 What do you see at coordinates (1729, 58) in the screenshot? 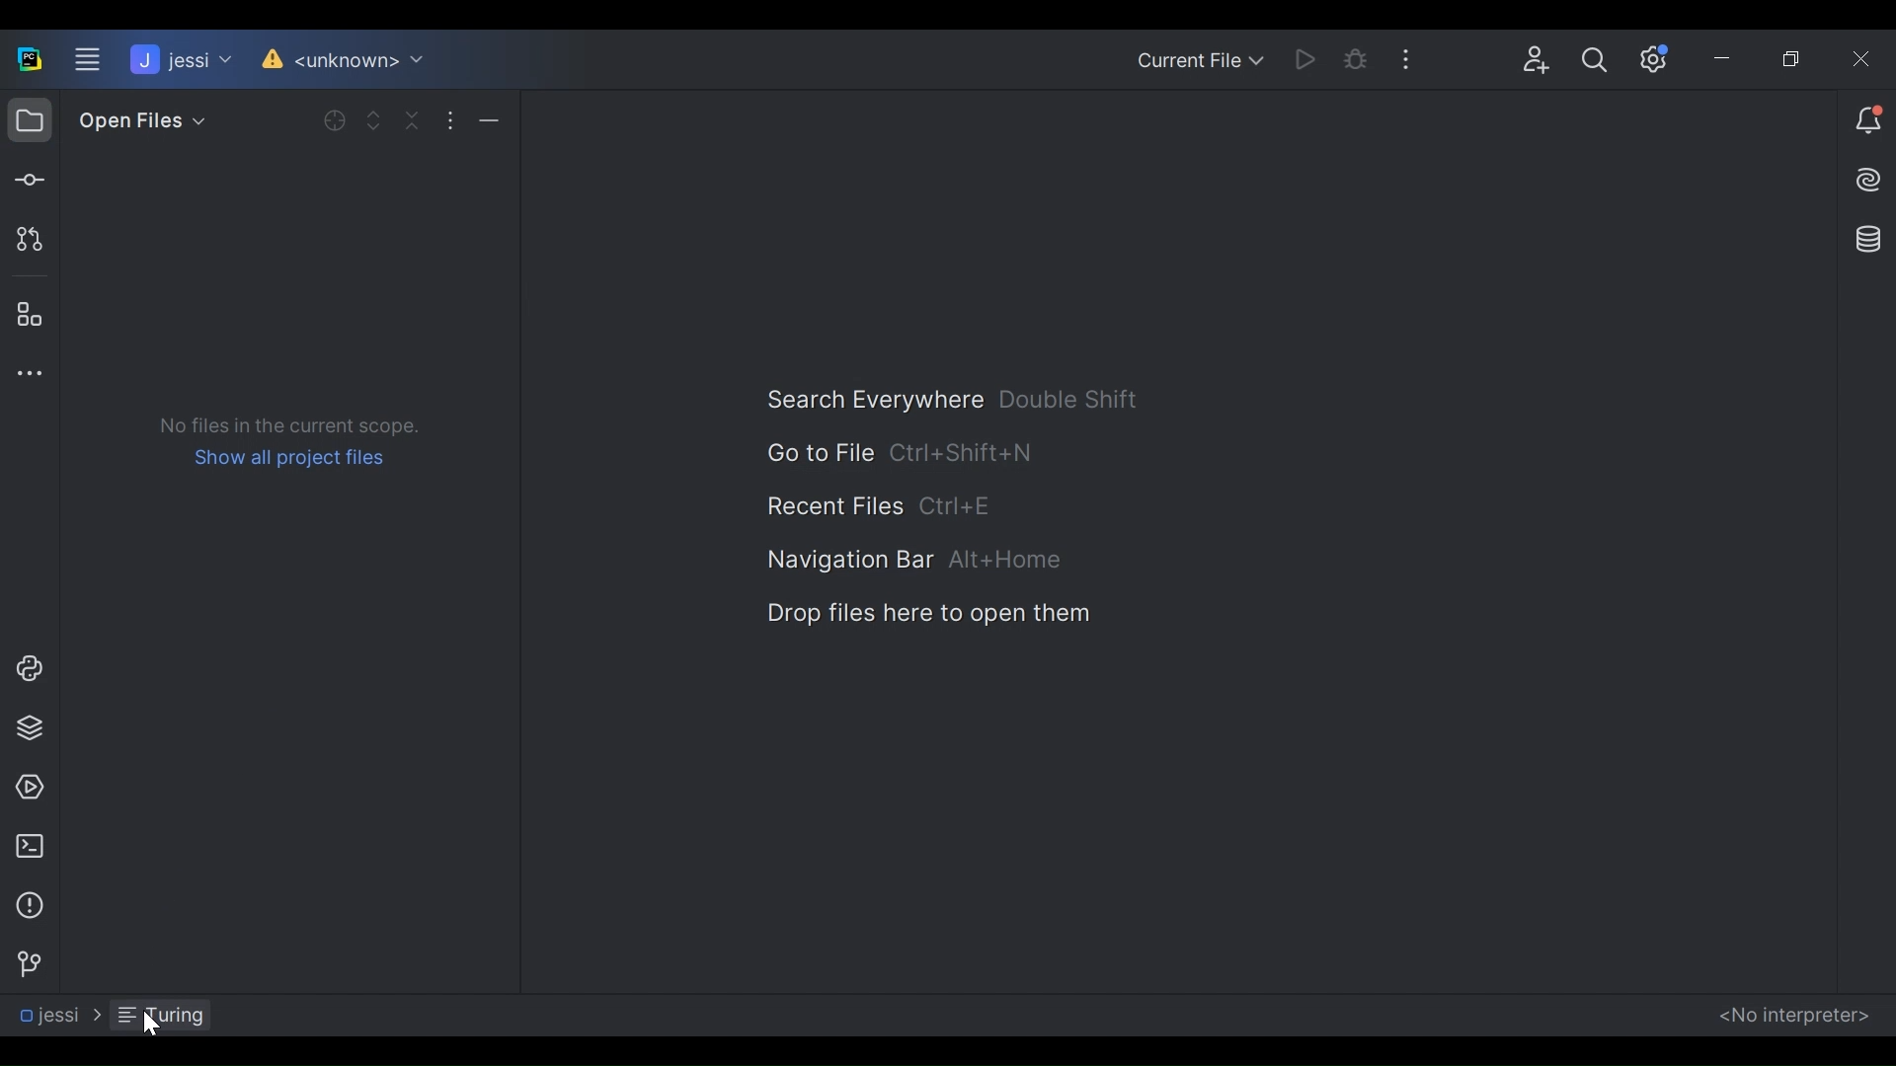
I see `Minimize` at bounding box center [1729, 58].